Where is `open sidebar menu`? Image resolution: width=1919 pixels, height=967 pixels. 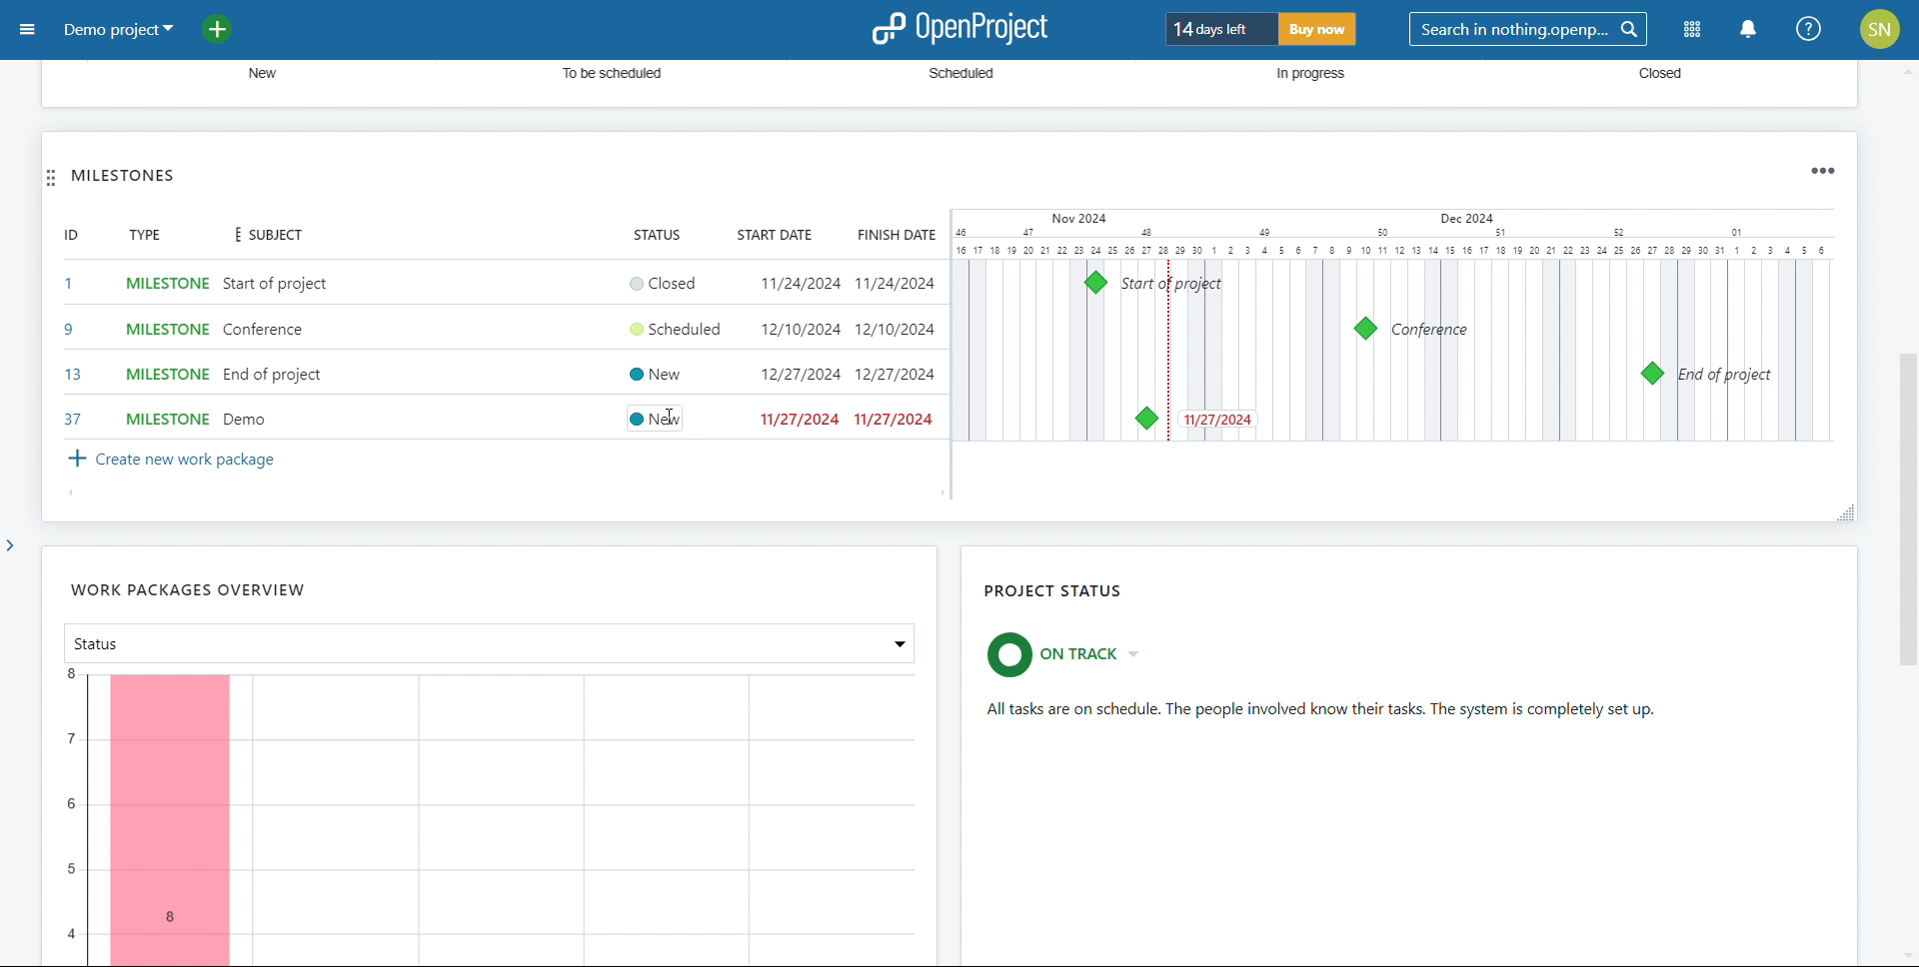
open sidebar menu is located at coordinates (29, 29).